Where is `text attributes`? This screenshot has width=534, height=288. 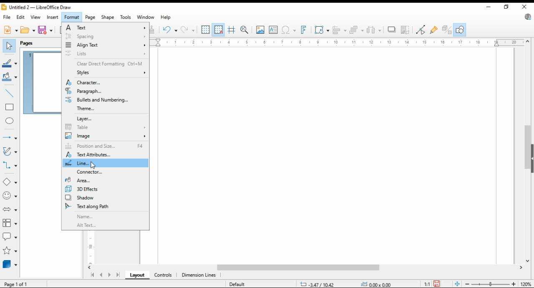
text attributes is located at coordinates (105, 154).